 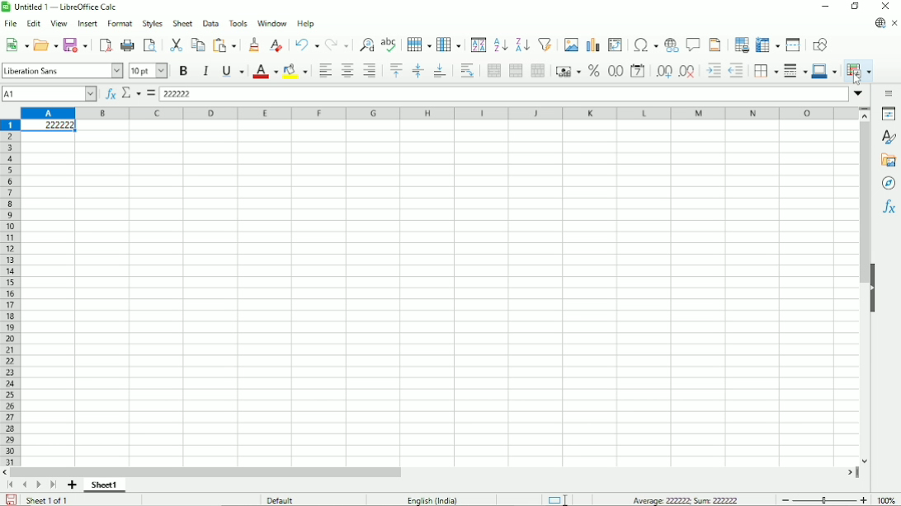 What do you see at coordinates (713, 71) in the screenshot?
I see `Increase indent` at bounding box center [713, 71].